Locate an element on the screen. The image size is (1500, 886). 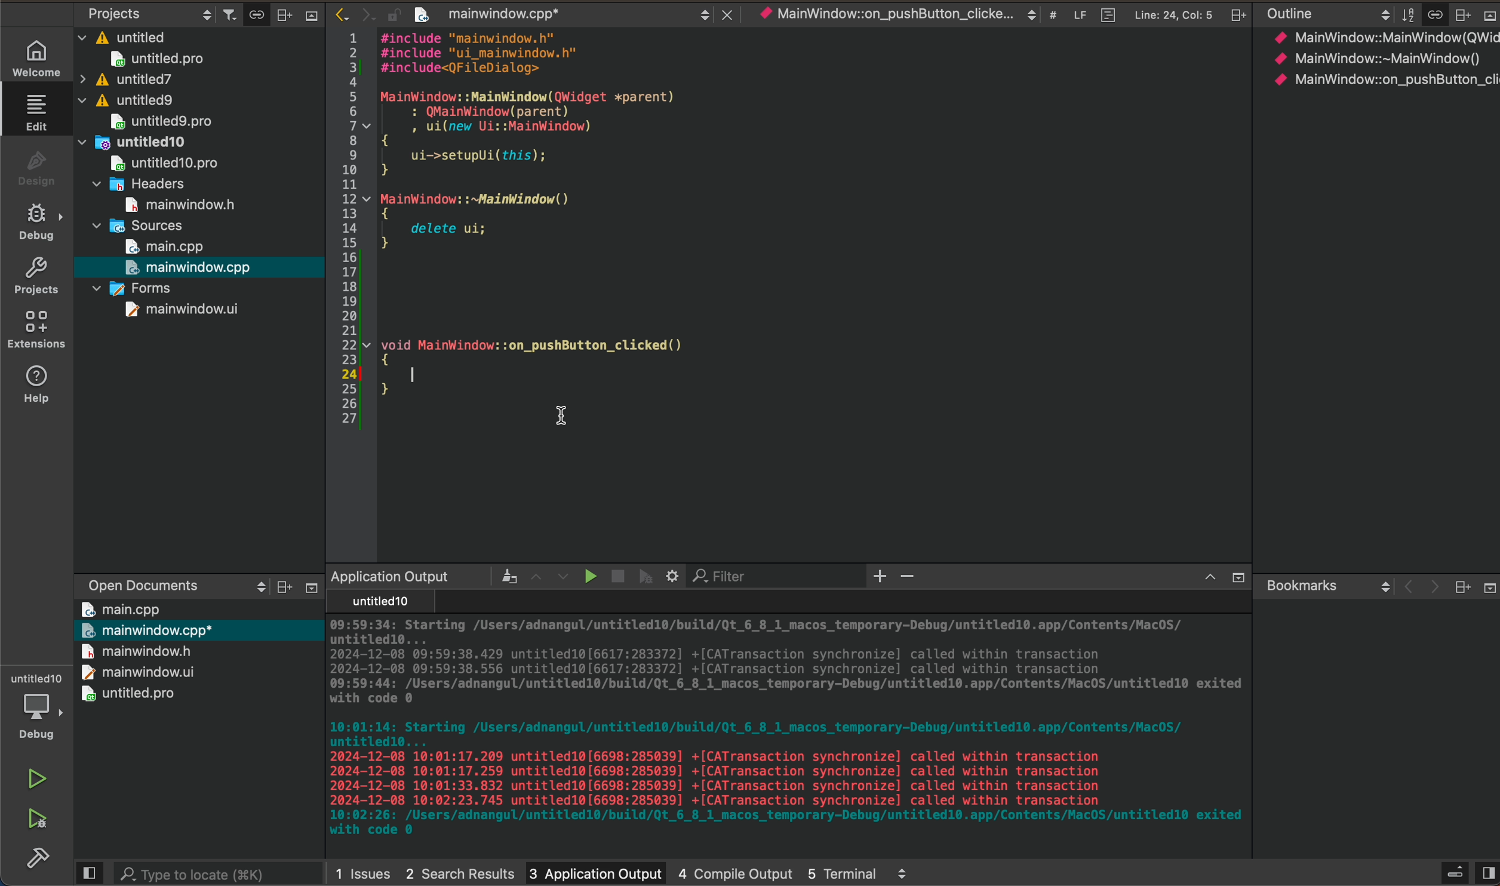
play is located at coordinates (586, 576).